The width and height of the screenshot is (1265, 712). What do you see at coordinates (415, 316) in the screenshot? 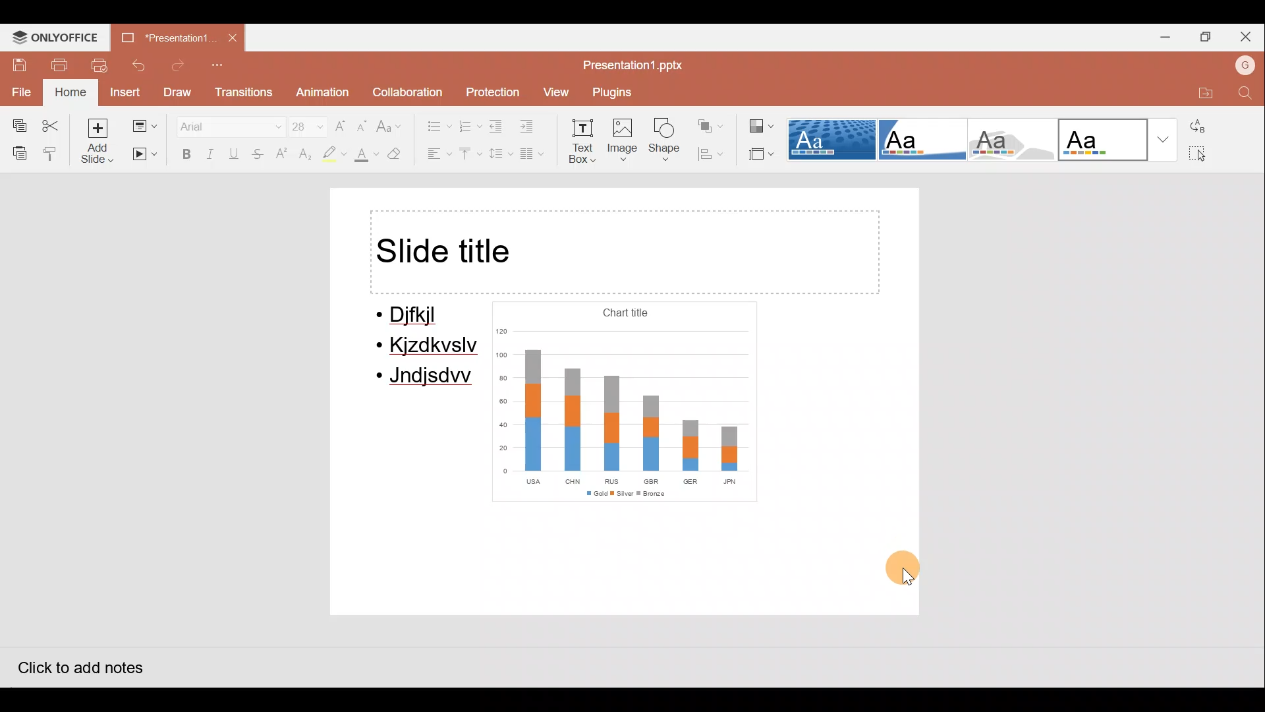
I see `Djfkjl` at bounding box center [415, 316].